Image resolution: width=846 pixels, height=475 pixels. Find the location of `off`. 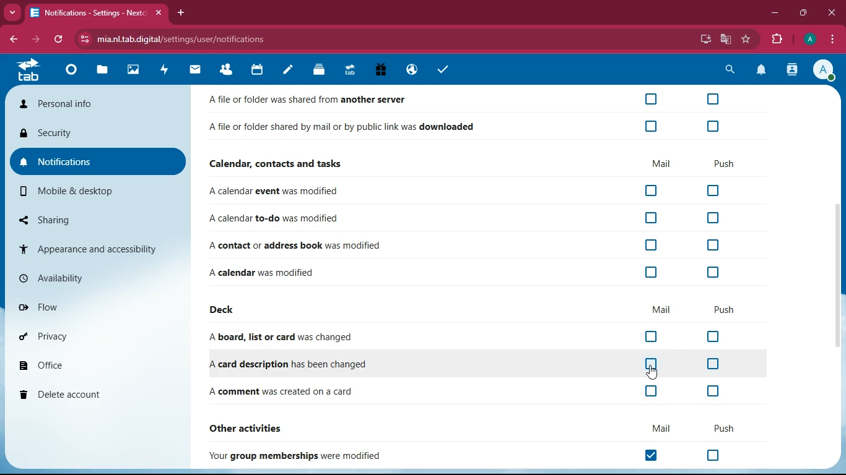

off is located at coordinates (653, 127).